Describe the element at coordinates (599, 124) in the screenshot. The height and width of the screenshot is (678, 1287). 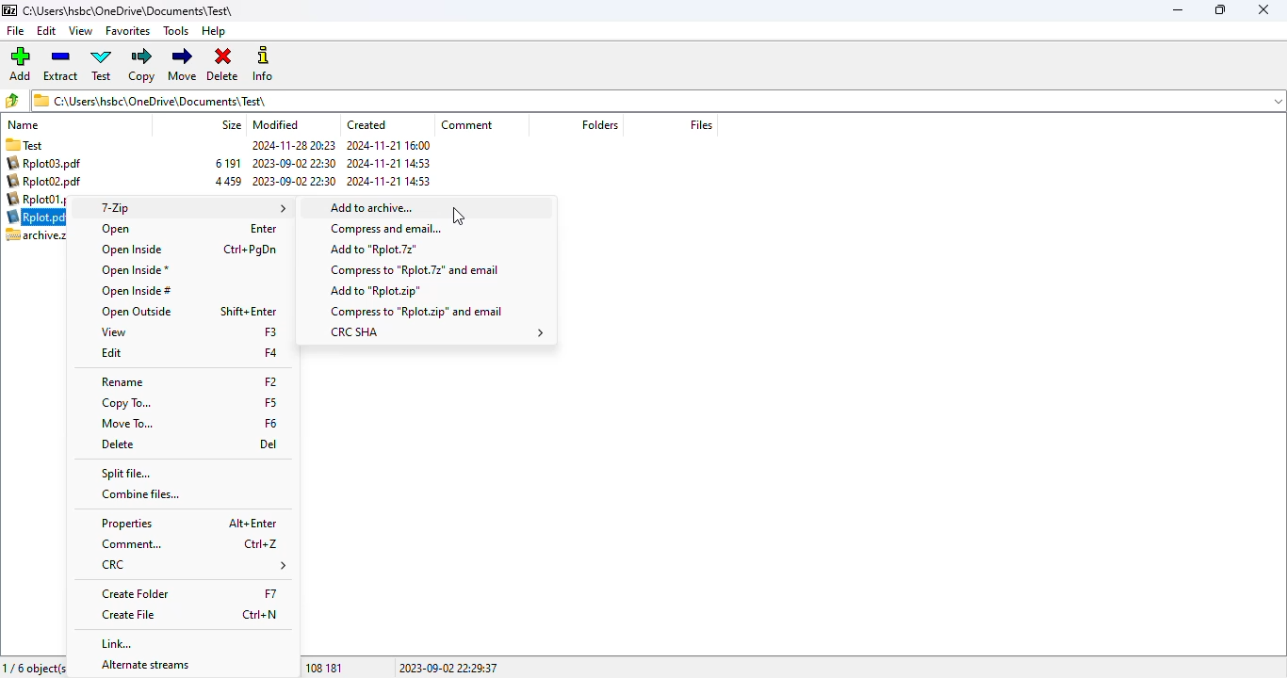
I see `folders` at that location.